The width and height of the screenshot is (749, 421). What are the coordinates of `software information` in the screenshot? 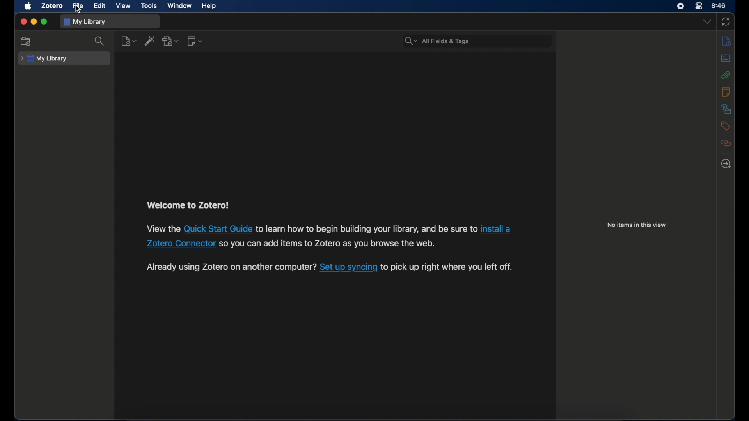 It's located at (365, 229).